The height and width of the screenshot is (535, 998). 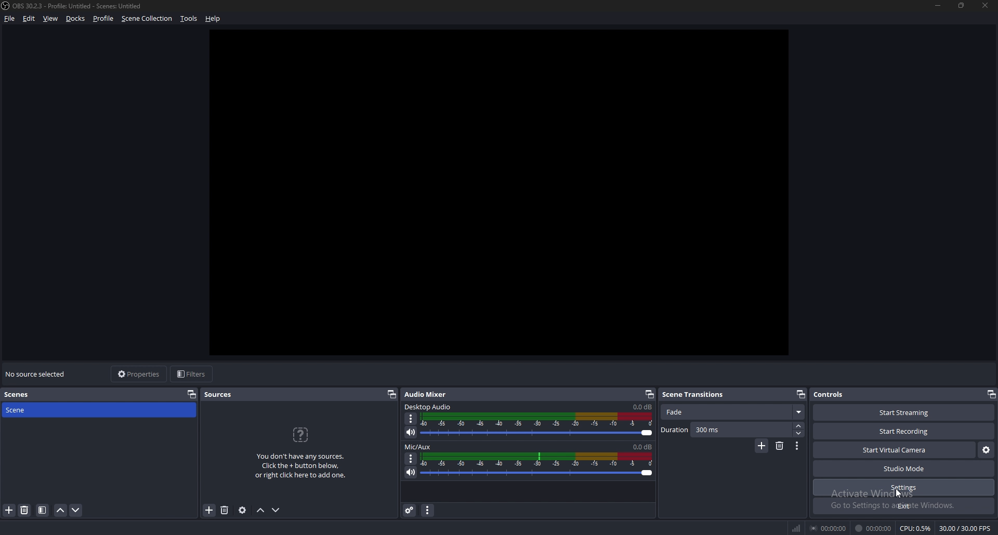 What do you see at coordinates (986, 450) in the screenshot?
I see `virtual camera settings` at bounding box center [986, 450].